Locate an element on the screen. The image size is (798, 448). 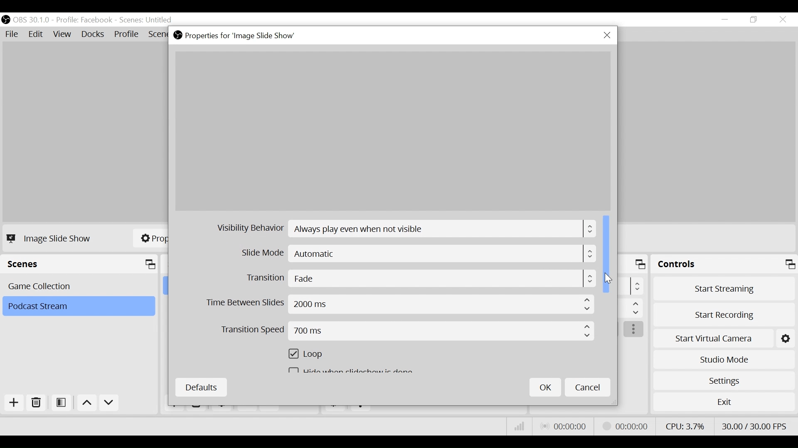
OK is located at coordinates (545, 387).